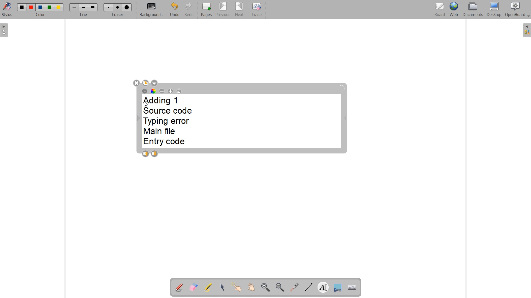 This screenshot has height=298, width=531. Describe the element at coordinates (145, 91) in the screenshot. I see `Select font` at that location.